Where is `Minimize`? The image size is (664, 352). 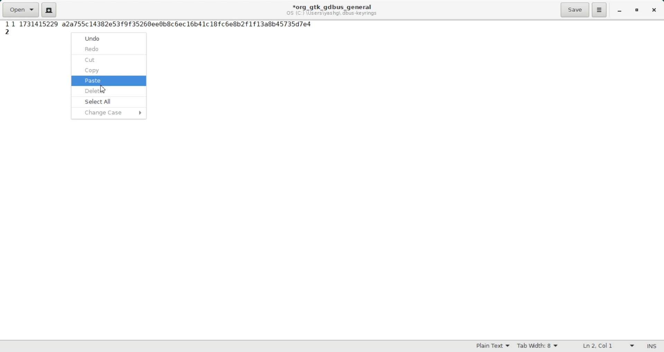 Minimize is located at coordinates (619, 11).